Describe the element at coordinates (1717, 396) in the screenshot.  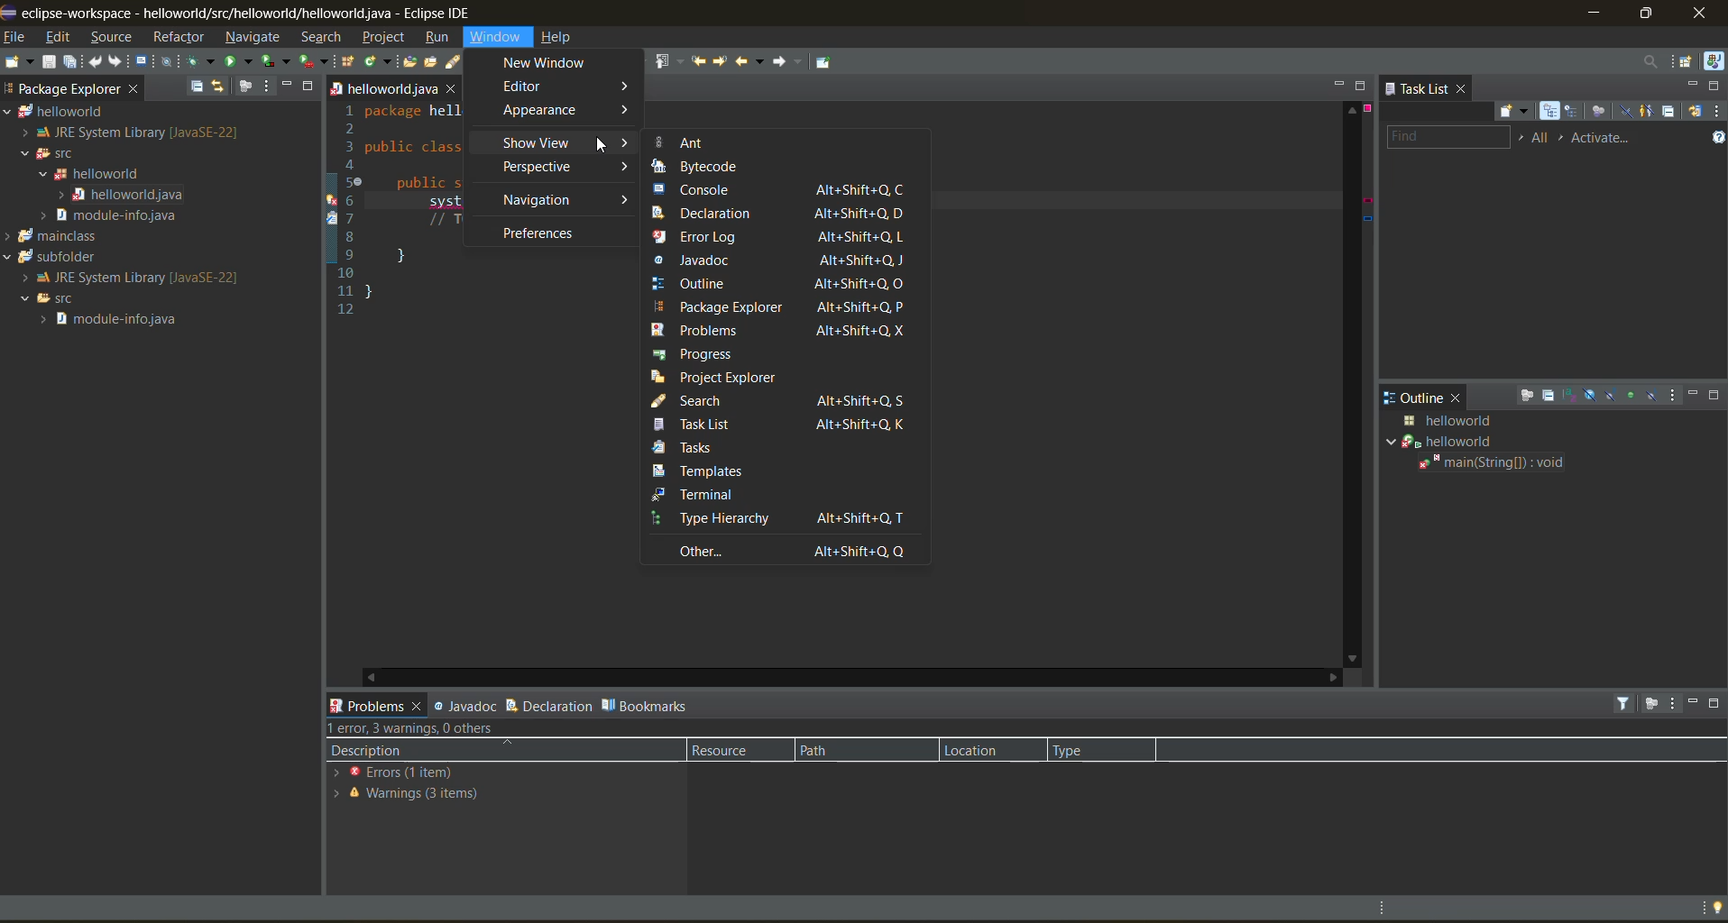
I see `maximize` at that location.